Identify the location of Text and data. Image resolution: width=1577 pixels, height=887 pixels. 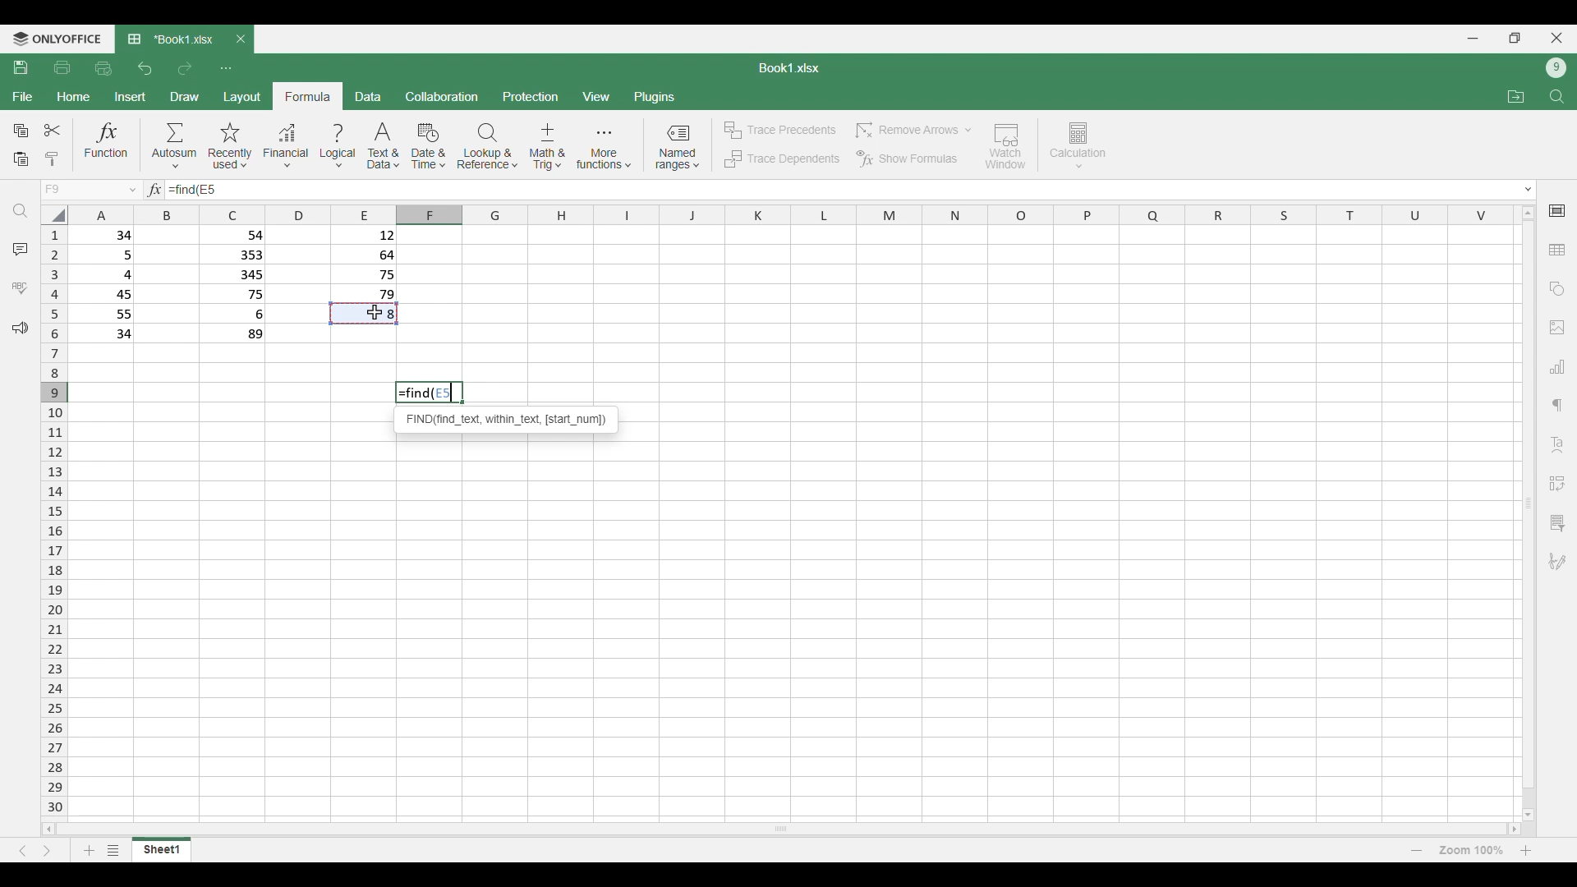
(384, 146).